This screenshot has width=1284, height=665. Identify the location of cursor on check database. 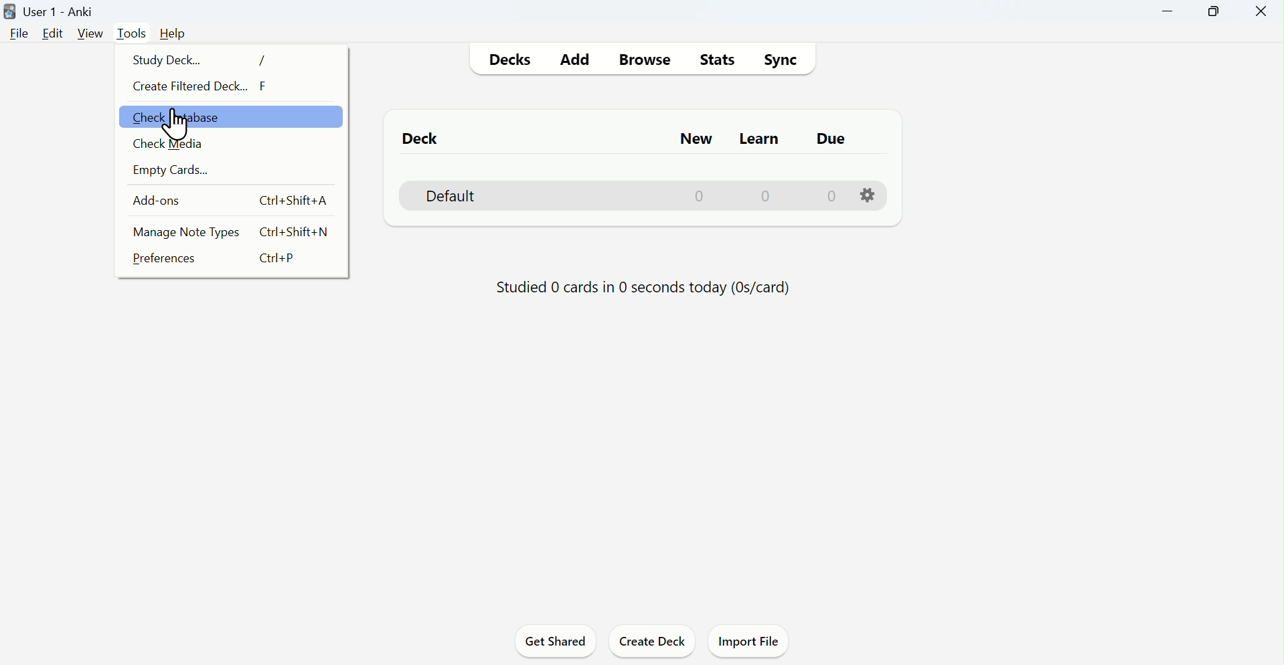
(181, 123).